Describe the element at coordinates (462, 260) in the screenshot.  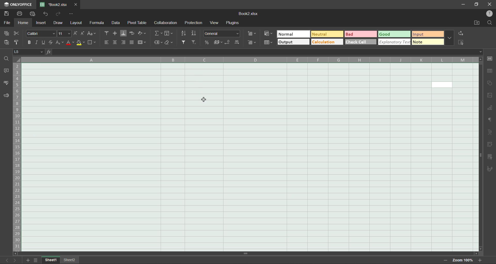
I see `zoom factor` at that location.